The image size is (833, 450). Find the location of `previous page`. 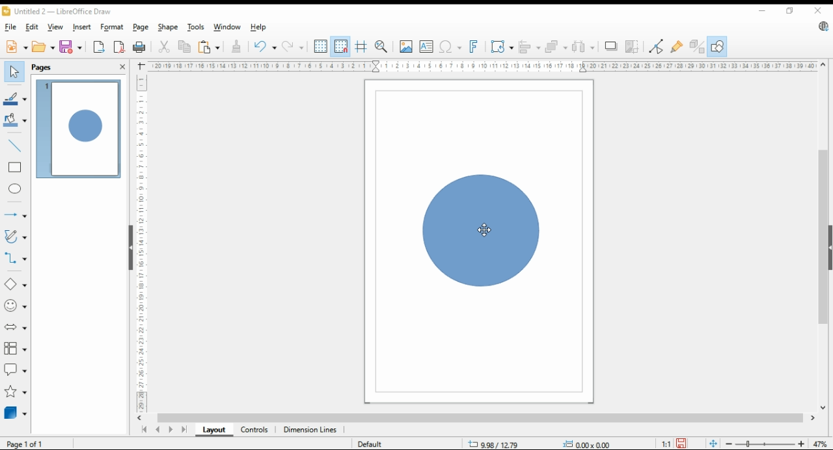

previous page is located at coordinates (158, 429).